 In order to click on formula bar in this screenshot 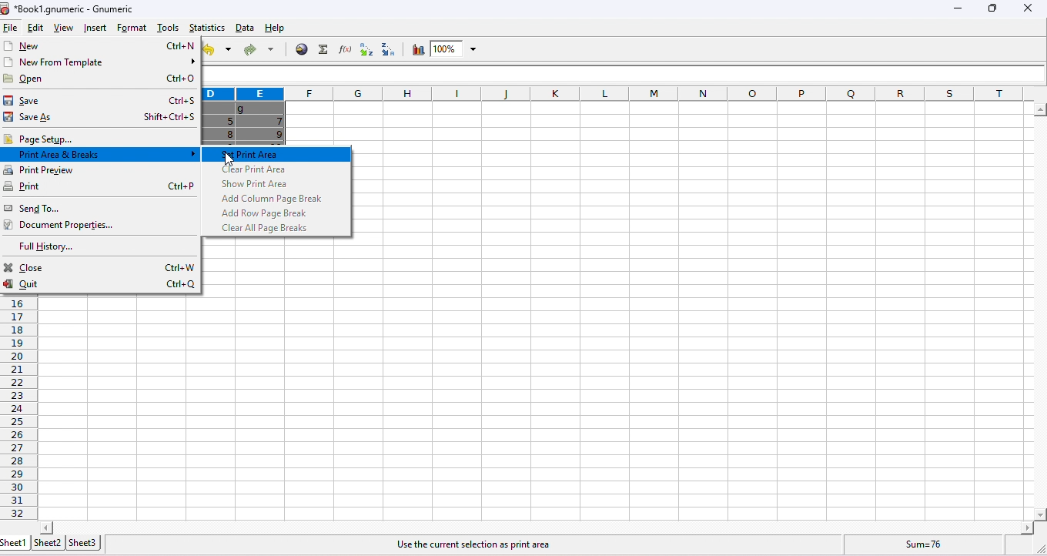, I will do `click(626, 74)`.